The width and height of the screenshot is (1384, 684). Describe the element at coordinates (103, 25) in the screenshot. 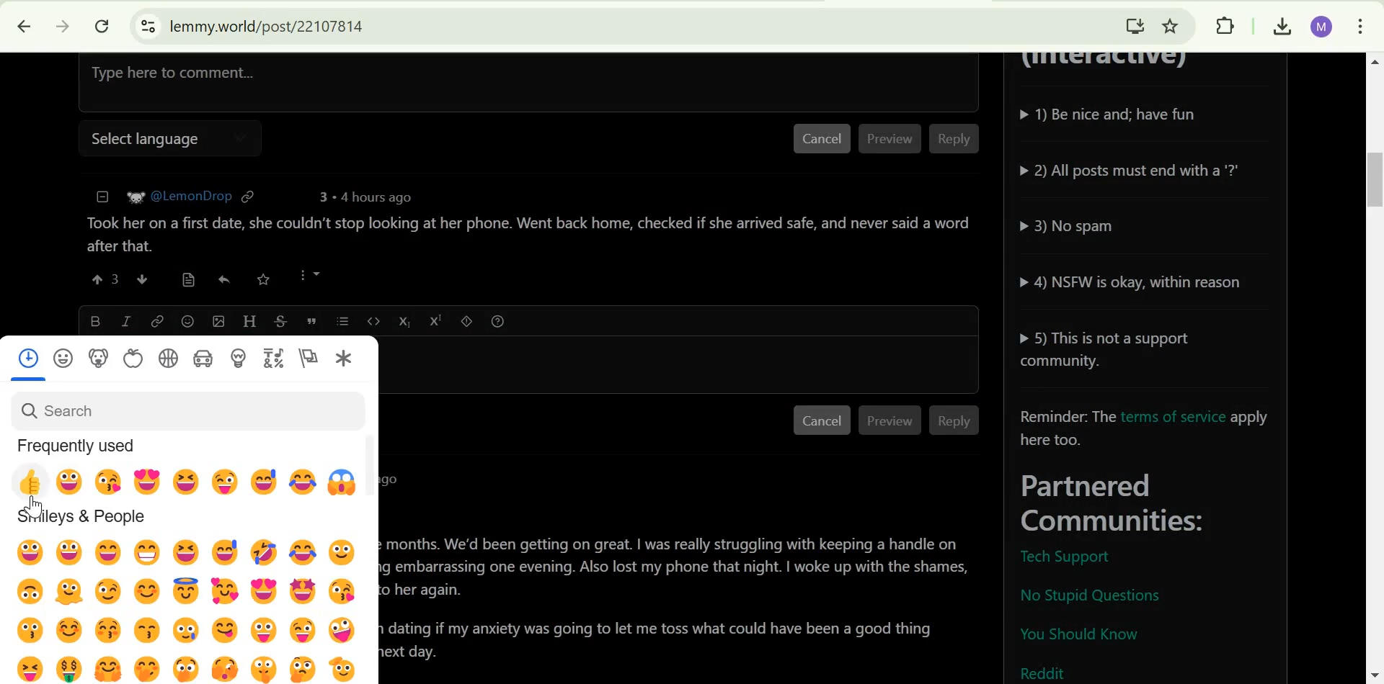

I see `Reload this page` at that location.